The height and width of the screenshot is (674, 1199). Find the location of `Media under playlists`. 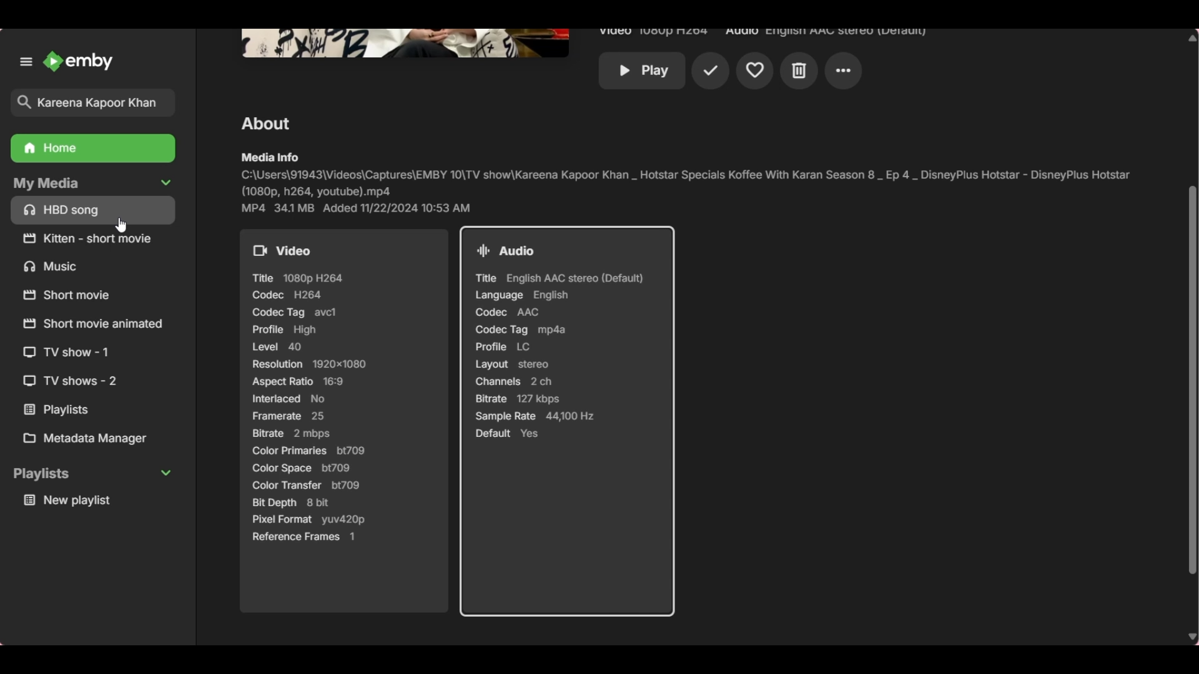

Media under playlists is located at coordinates (96, 501).